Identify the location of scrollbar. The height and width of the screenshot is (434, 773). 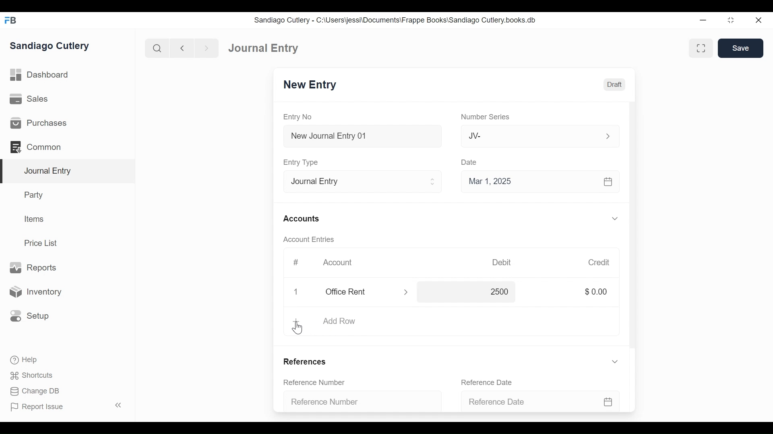
(632, 226).